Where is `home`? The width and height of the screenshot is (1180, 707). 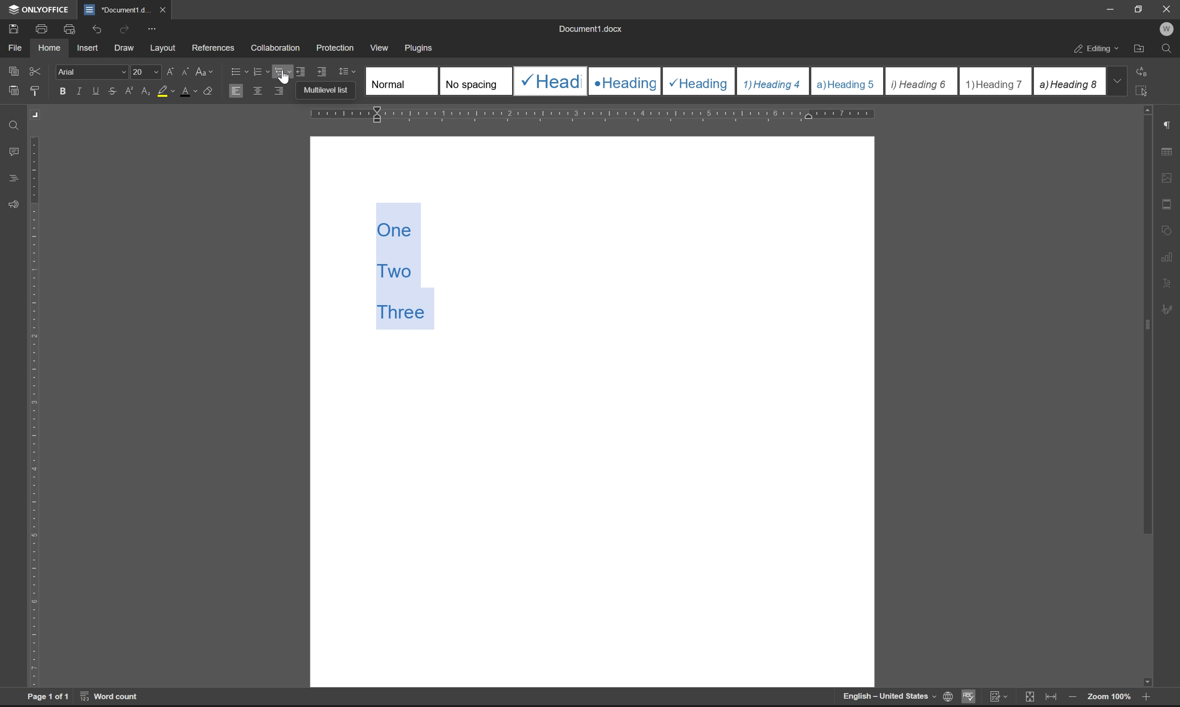
home is located at coordinates (49, 47).